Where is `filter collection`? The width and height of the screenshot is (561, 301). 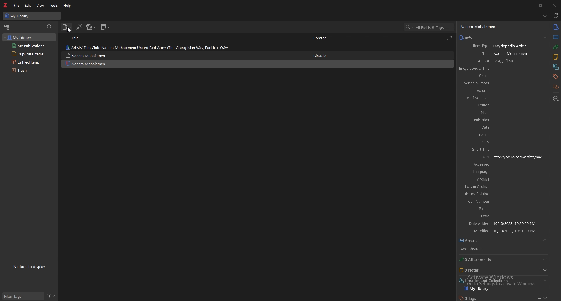 filter collection is located at coordinates (50, 28).